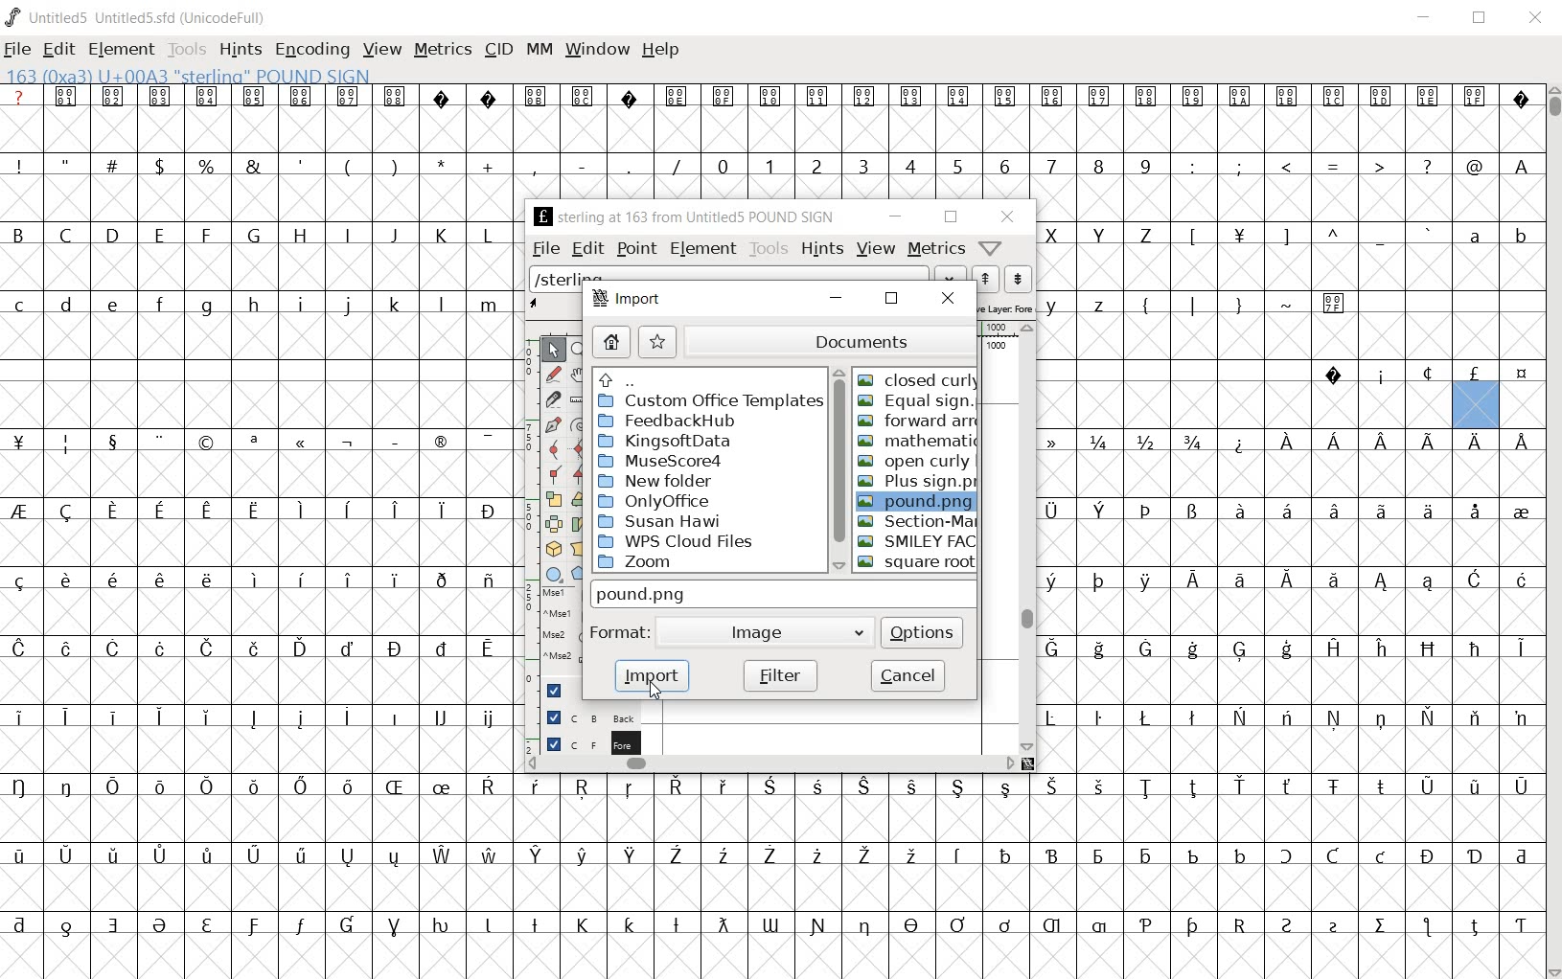 This screenshot has width=1562, height=979. Describe the element at coordinates (1478, 19) in the screenshot. I see `maximize` at that location.